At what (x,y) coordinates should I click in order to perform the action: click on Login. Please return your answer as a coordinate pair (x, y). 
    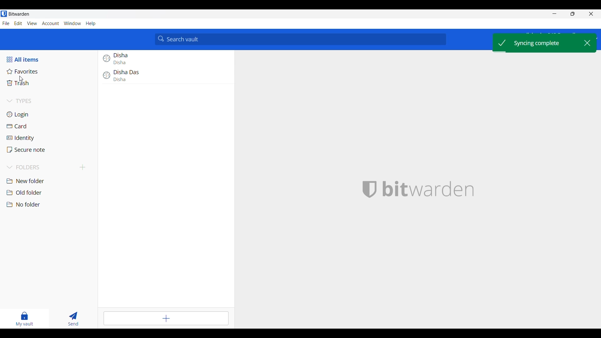
    Looking at the image, I should click on (49, 115).